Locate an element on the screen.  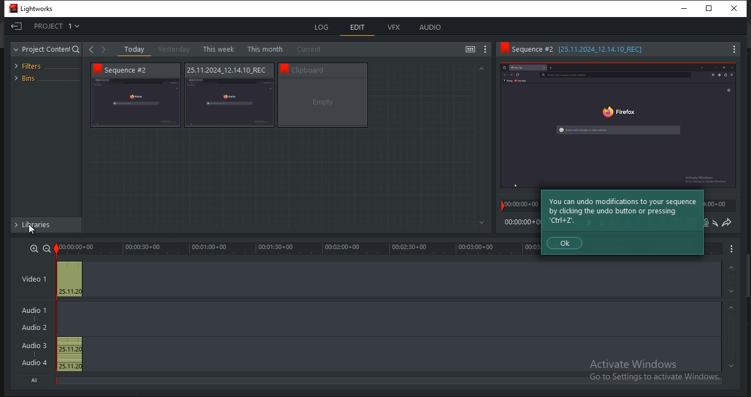
undo is located at coordinates (714, 223).